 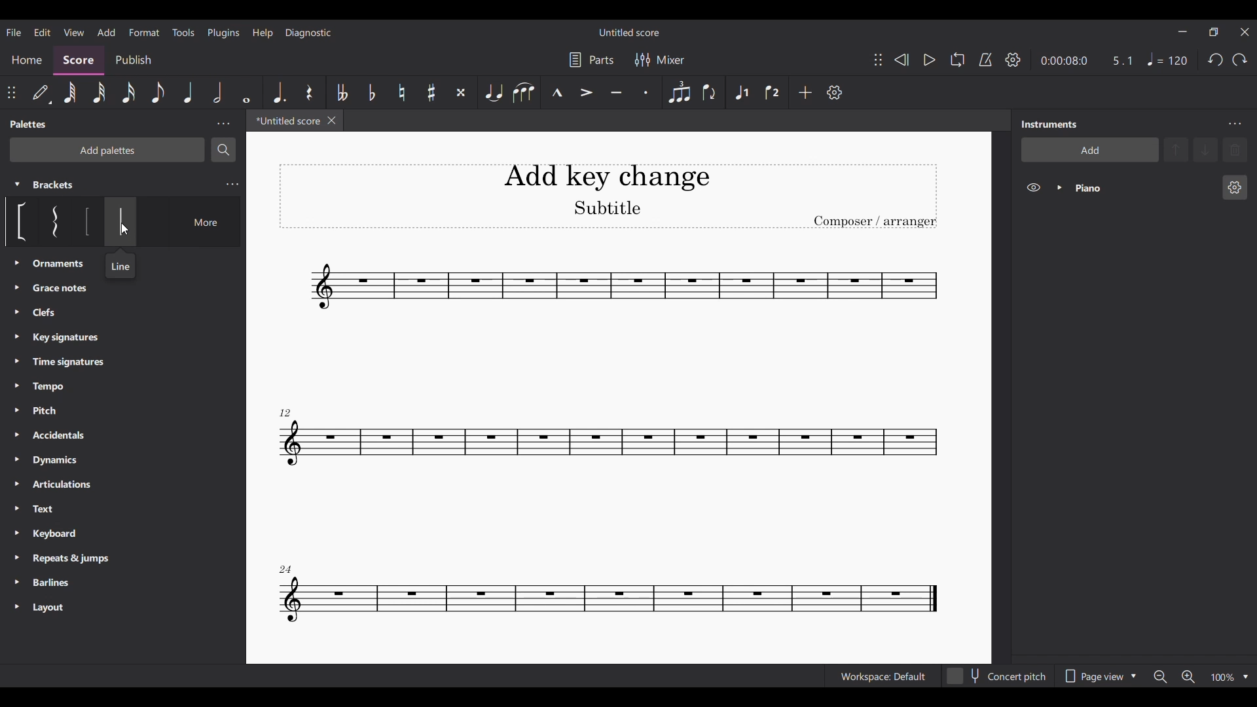 What do you see at coordinates (591, 60) in the screenshot?
I see `Parts` at bounding box center [591, 60].